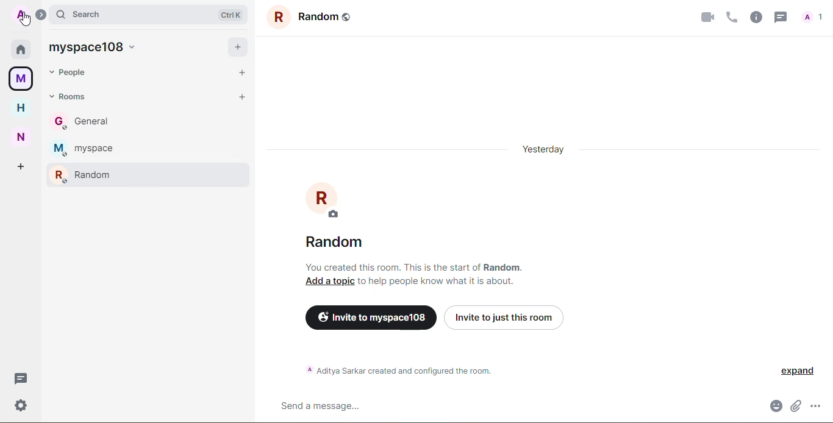 This screenshot has height=423, width=833. I want to click on threads, so click(779, 15).